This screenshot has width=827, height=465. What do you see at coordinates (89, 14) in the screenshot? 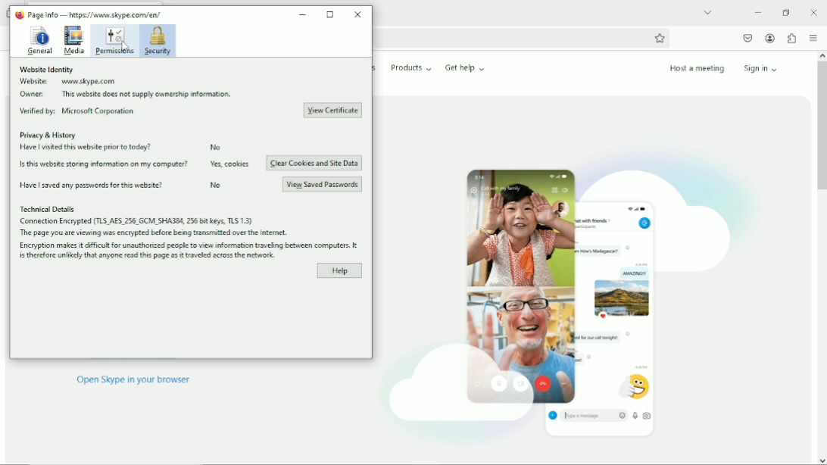
I see `Page Info — hips: www. skype com/en’` at bounding box center [89, 14].